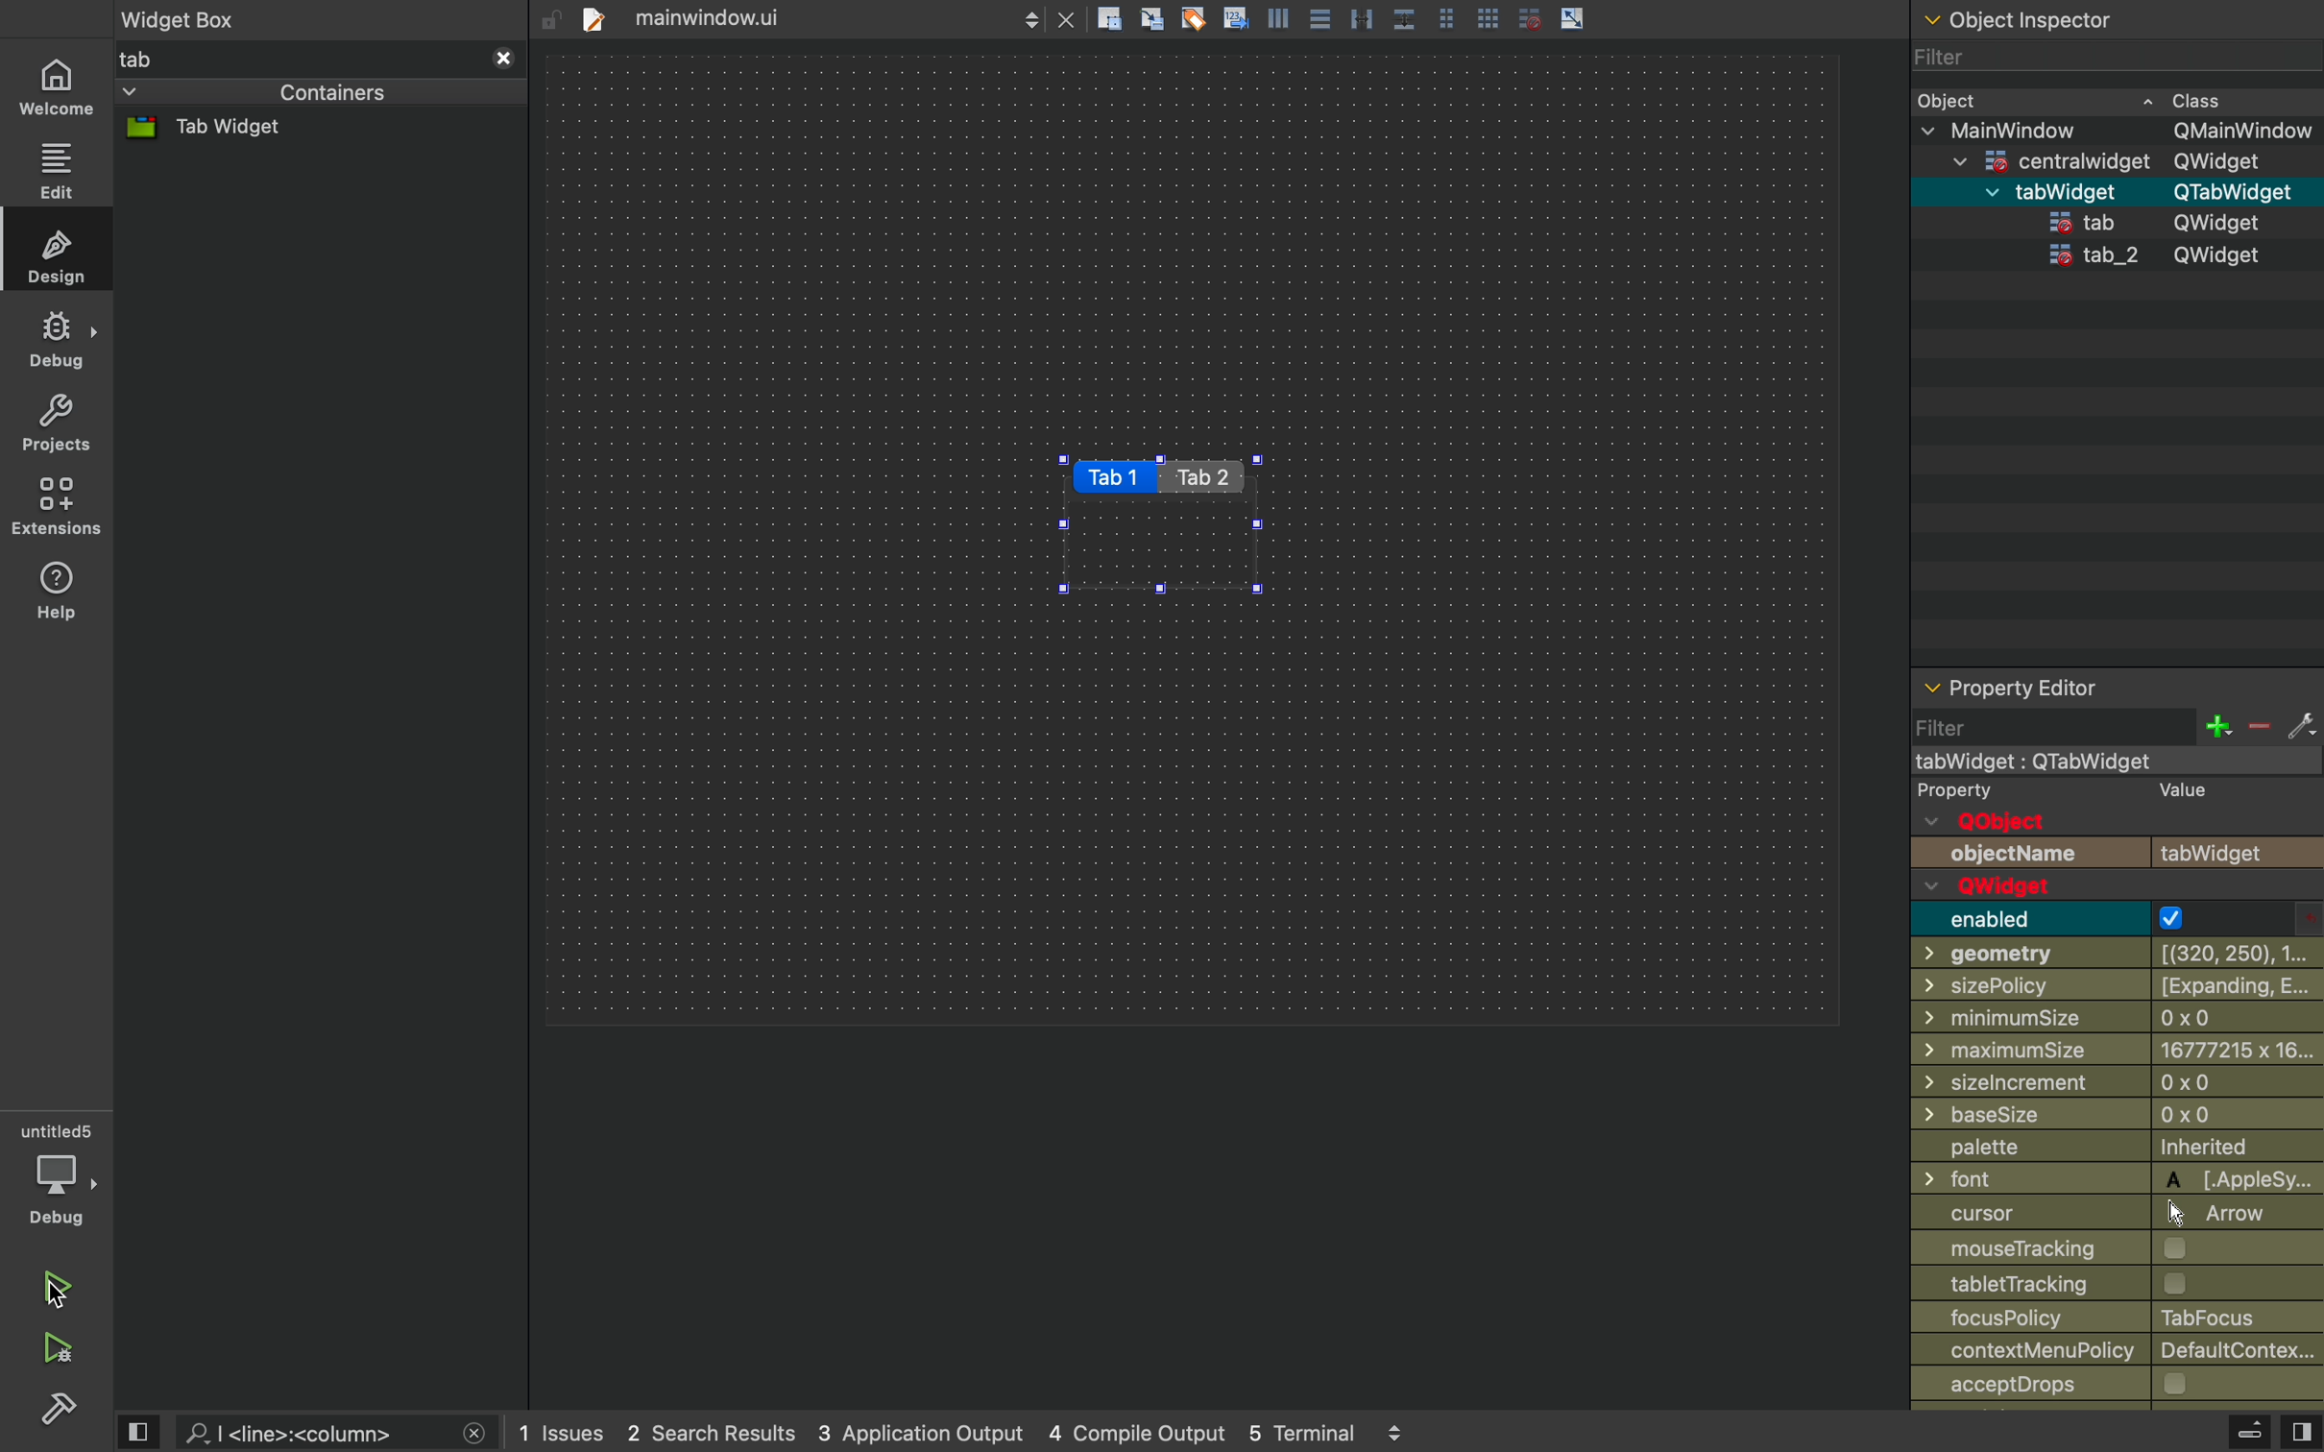  What do you see at coordinates (502, 58) in the screenshot?
I see `close` at bounding box center [502, 58].